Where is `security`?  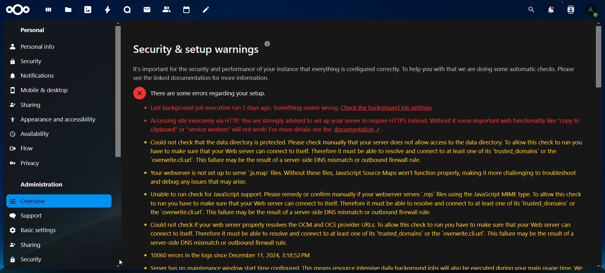 security is located at coordinates (28, 260).